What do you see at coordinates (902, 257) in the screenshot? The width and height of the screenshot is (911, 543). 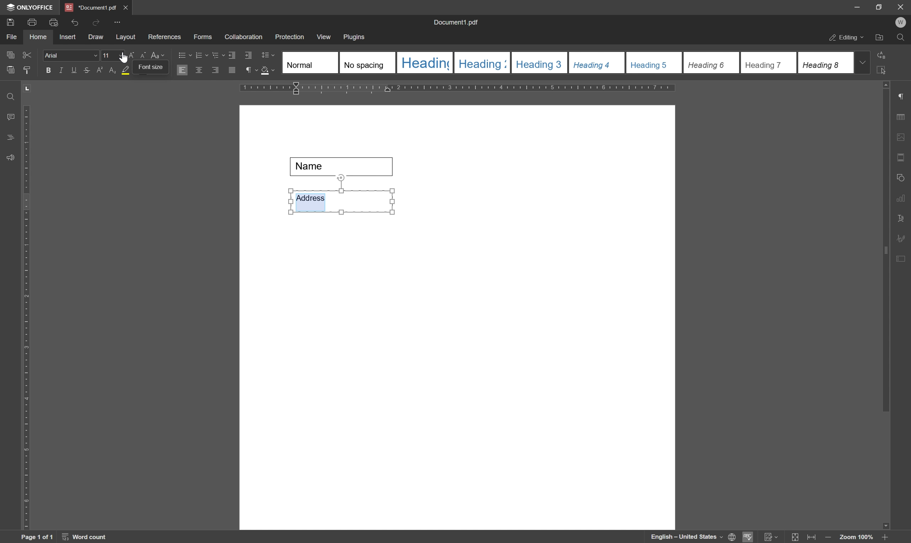 I see `form settings` at bounding box center [902, 257].